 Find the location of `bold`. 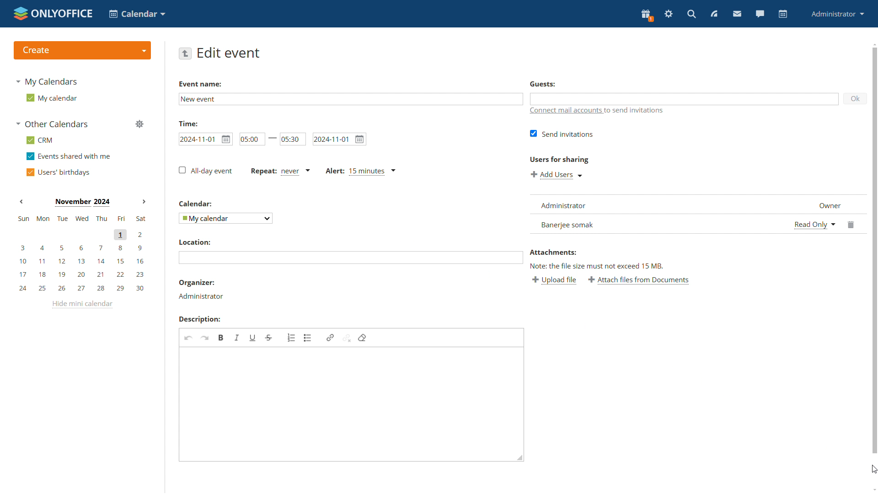

bold is located at coordinates (221, 338).